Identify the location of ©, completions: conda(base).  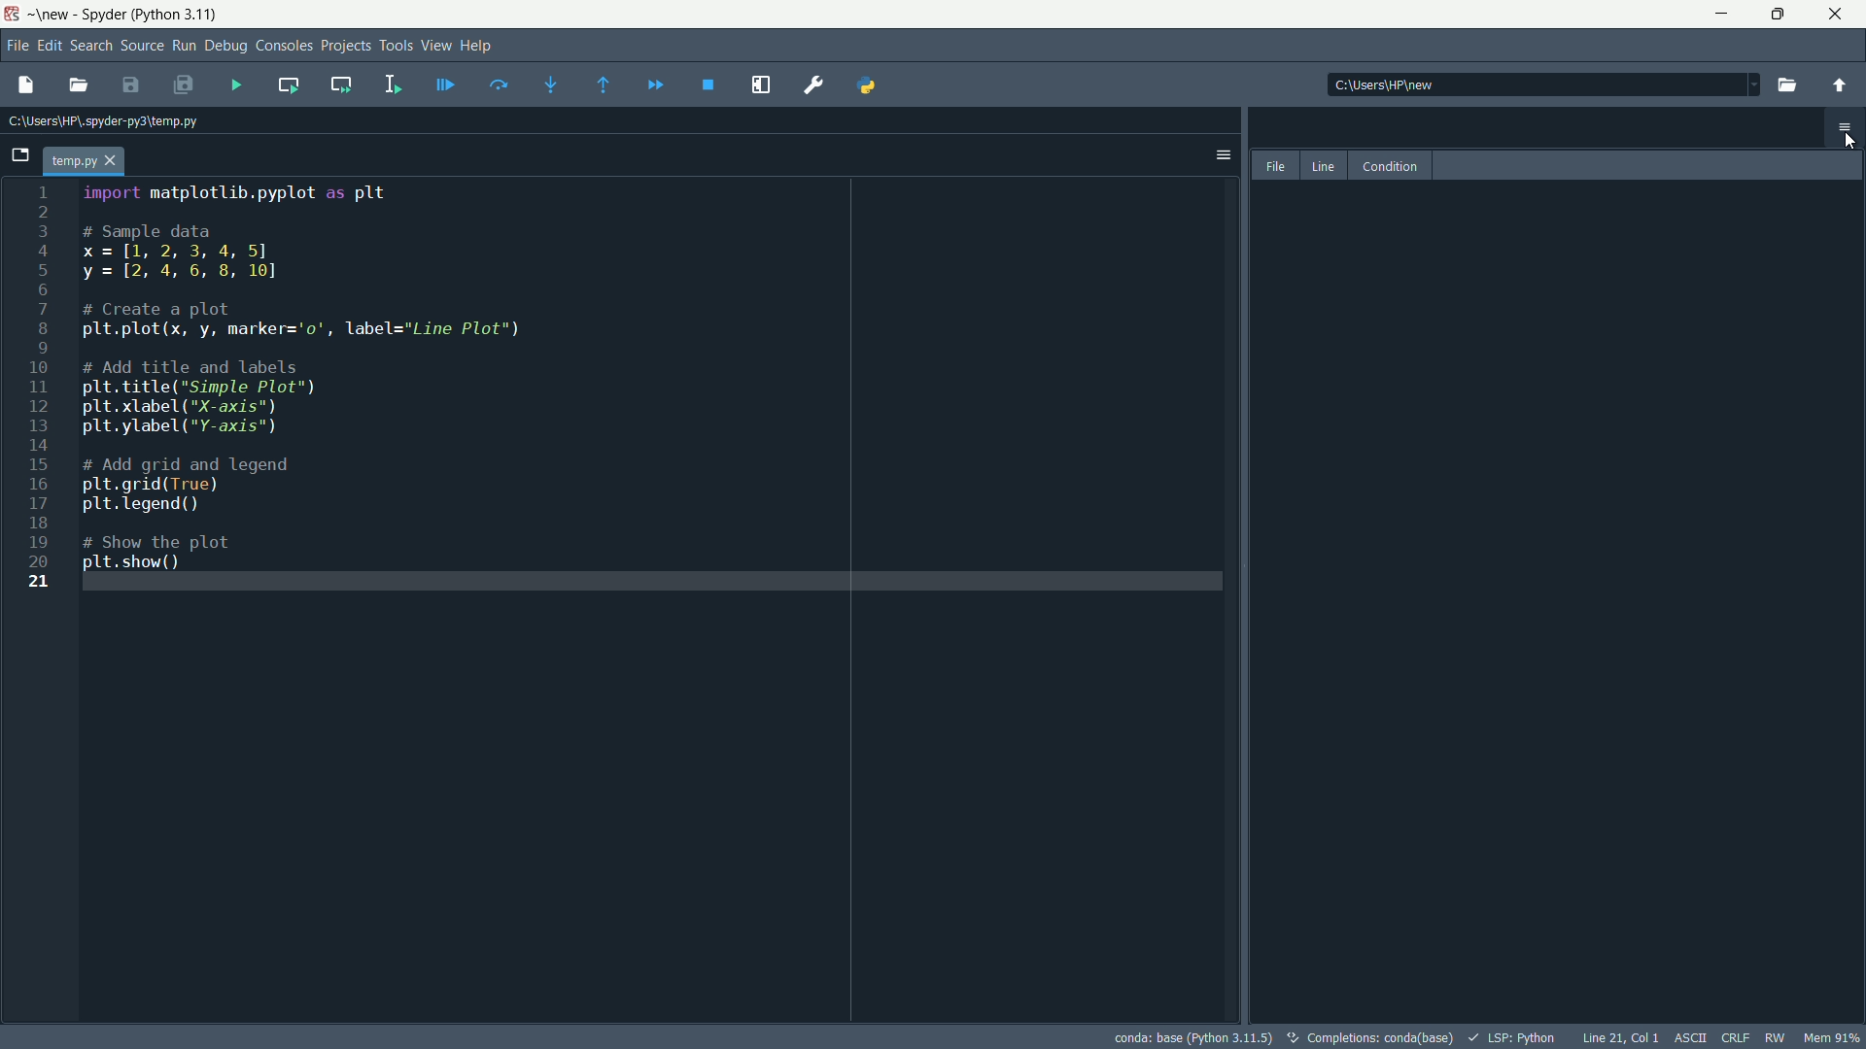
(1368, 1034).